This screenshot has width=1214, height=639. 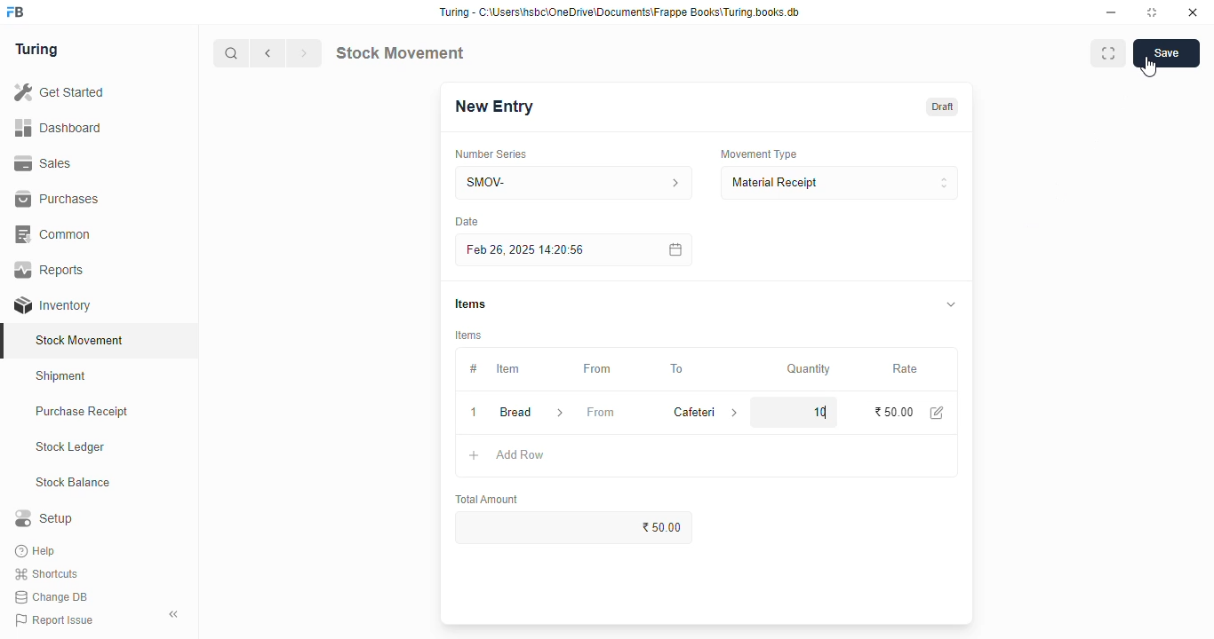 What do you see at coordinates (1193, 12) in the screenshot?
I see `close` at bounding box center [1193, 12].